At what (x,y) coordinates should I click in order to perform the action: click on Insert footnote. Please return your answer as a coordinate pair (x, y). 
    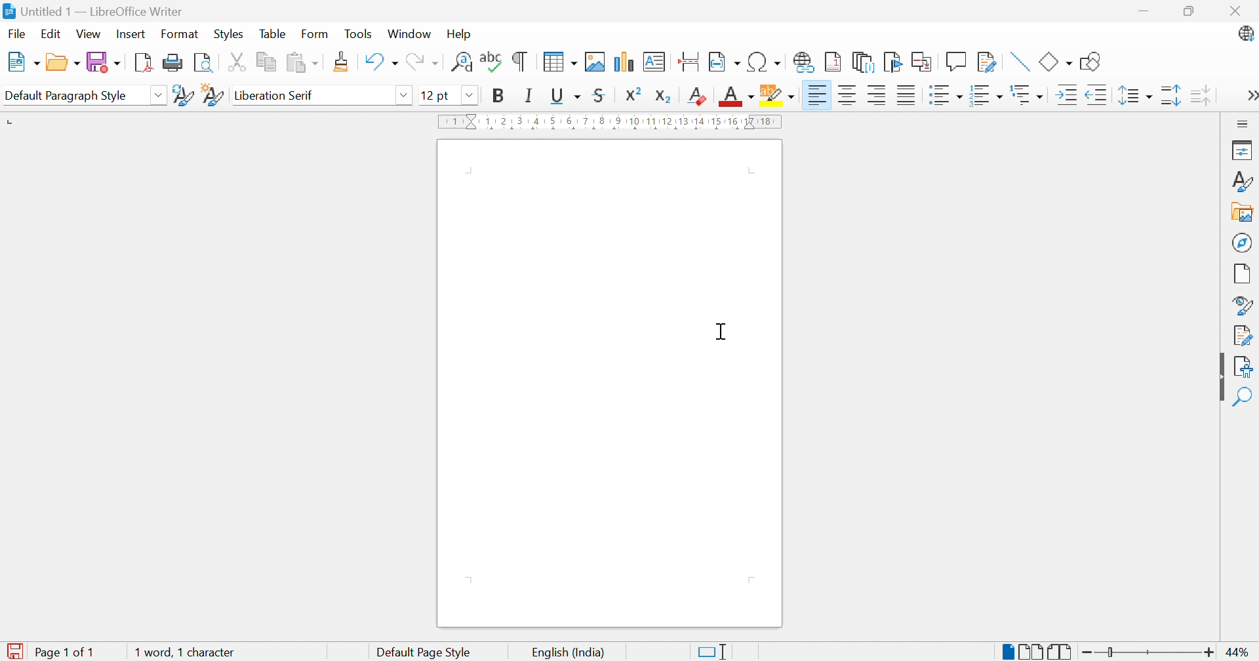
    Looking at the image, I should click on (831, 62).